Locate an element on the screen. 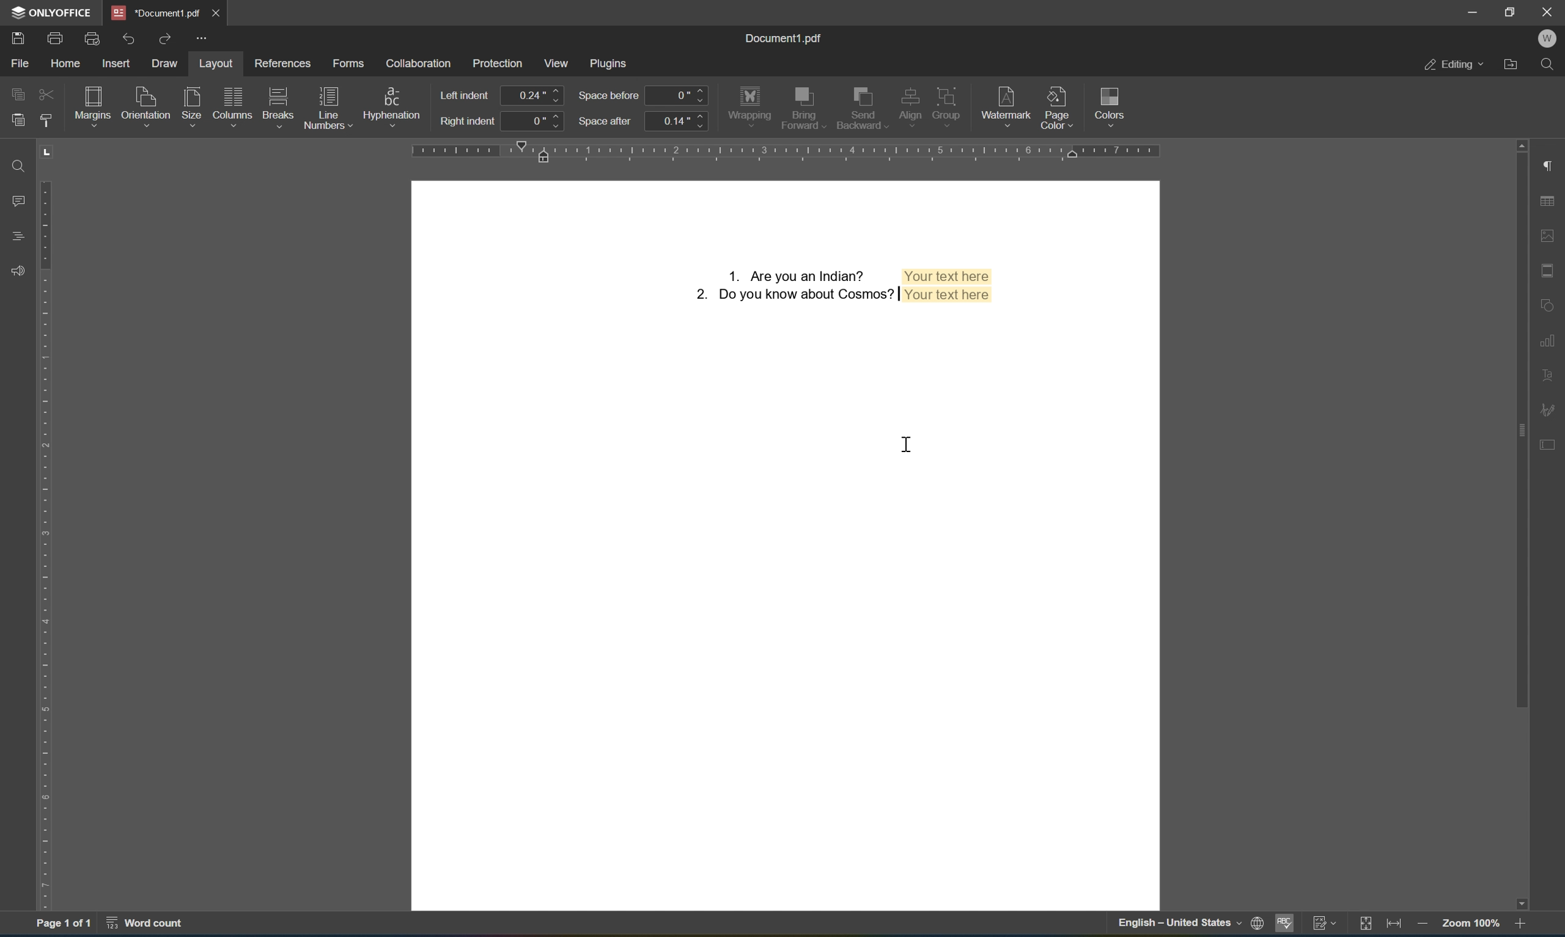  zoom in is located at coordinates (1522, 926).